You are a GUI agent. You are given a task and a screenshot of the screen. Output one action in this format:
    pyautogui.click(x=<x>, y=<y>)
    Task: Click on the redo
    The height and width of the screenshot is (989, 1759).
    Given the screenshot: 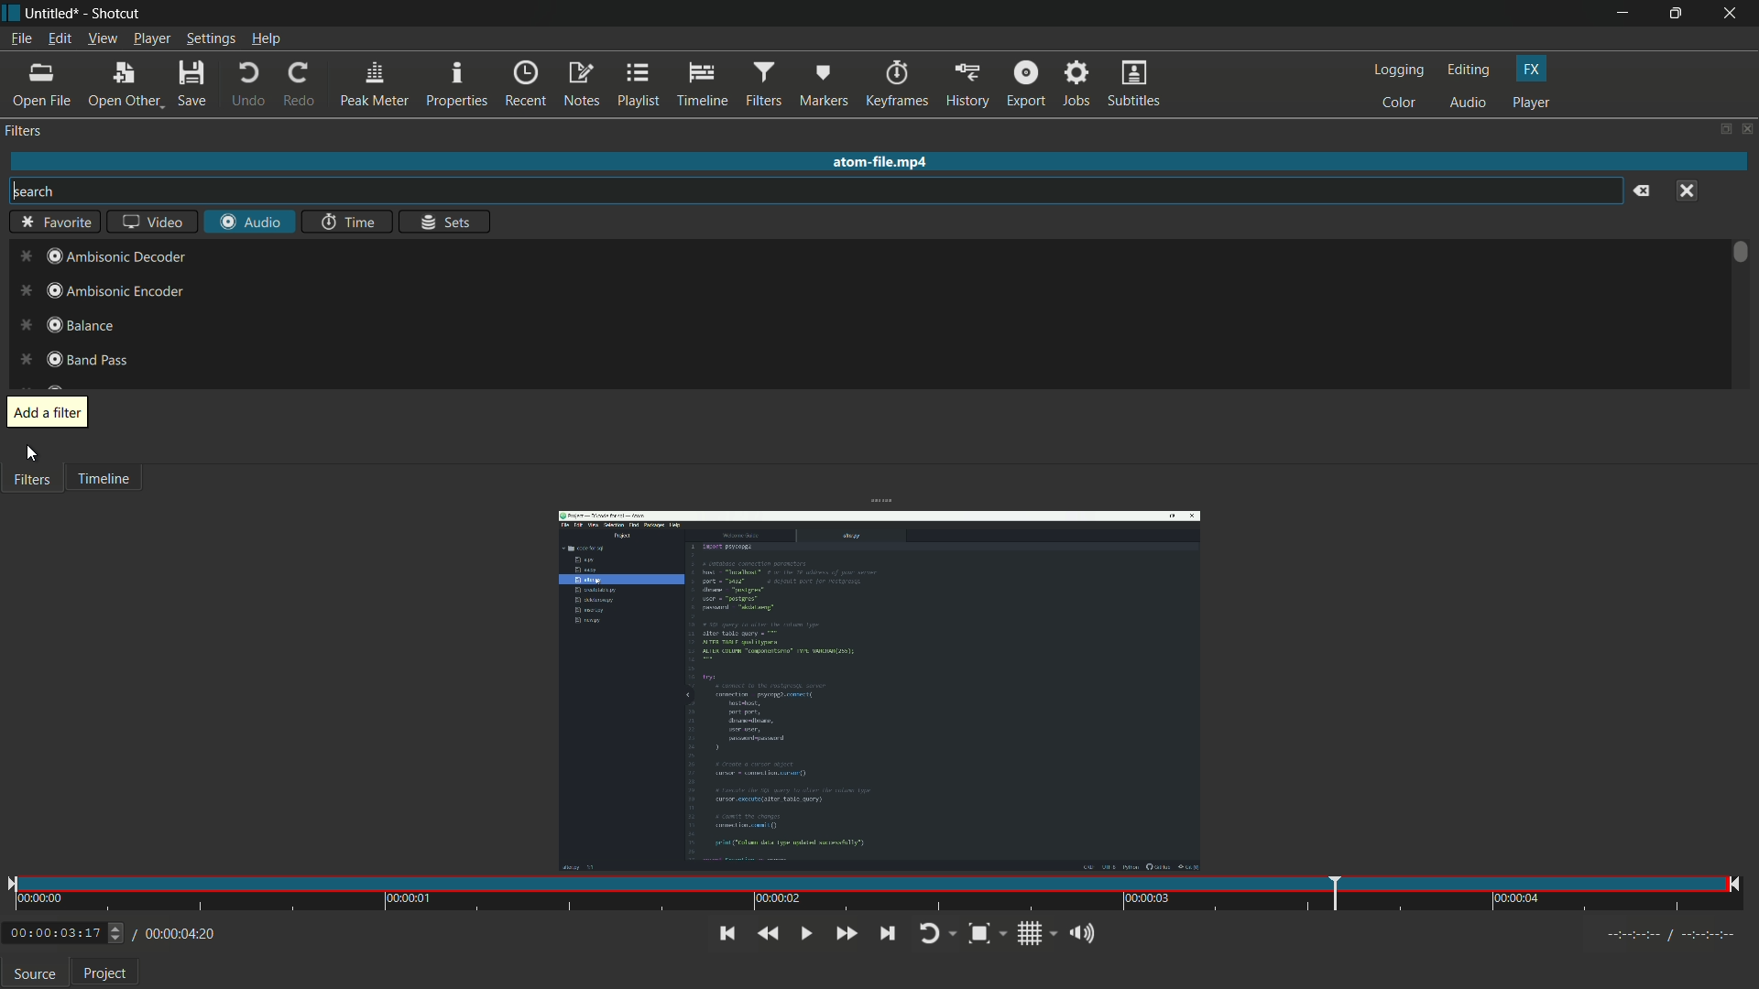 What is the action you would take?
    pyautogui.click(x=300, y=82)
    